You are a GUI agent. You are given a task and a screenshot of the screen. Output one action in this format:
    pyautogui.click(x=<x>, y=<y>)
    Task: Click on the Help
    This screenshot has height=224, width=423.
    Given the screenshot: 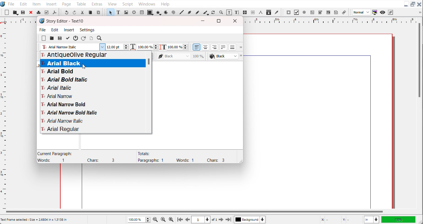 What is the action you would take?
    pyautogui.click(x=165, y=4)
    